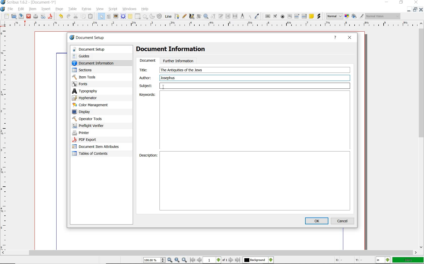 The image size is (424, 264). What do you see at coordinates (249, 16) in the screenshot?
I see `copy item properties` at bounding box center [249, 16].